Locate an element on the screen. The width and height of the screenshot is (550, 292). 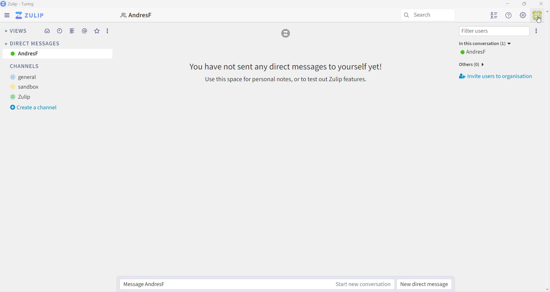
Mentions is located at coordinates (85, 31).